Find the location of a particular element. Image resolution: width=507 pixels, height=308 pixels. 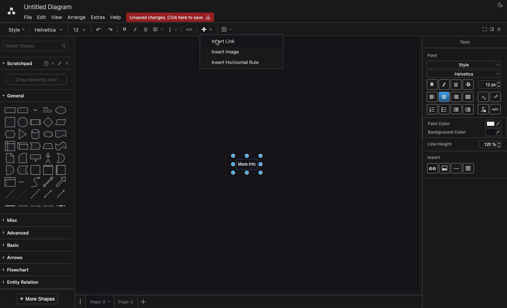

Heading is located at coordinates (48, 109).